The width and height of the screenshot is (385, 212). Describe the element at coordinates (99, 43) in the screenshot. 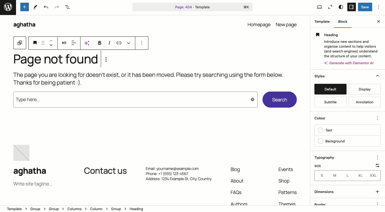

I see `Bold` at that location.